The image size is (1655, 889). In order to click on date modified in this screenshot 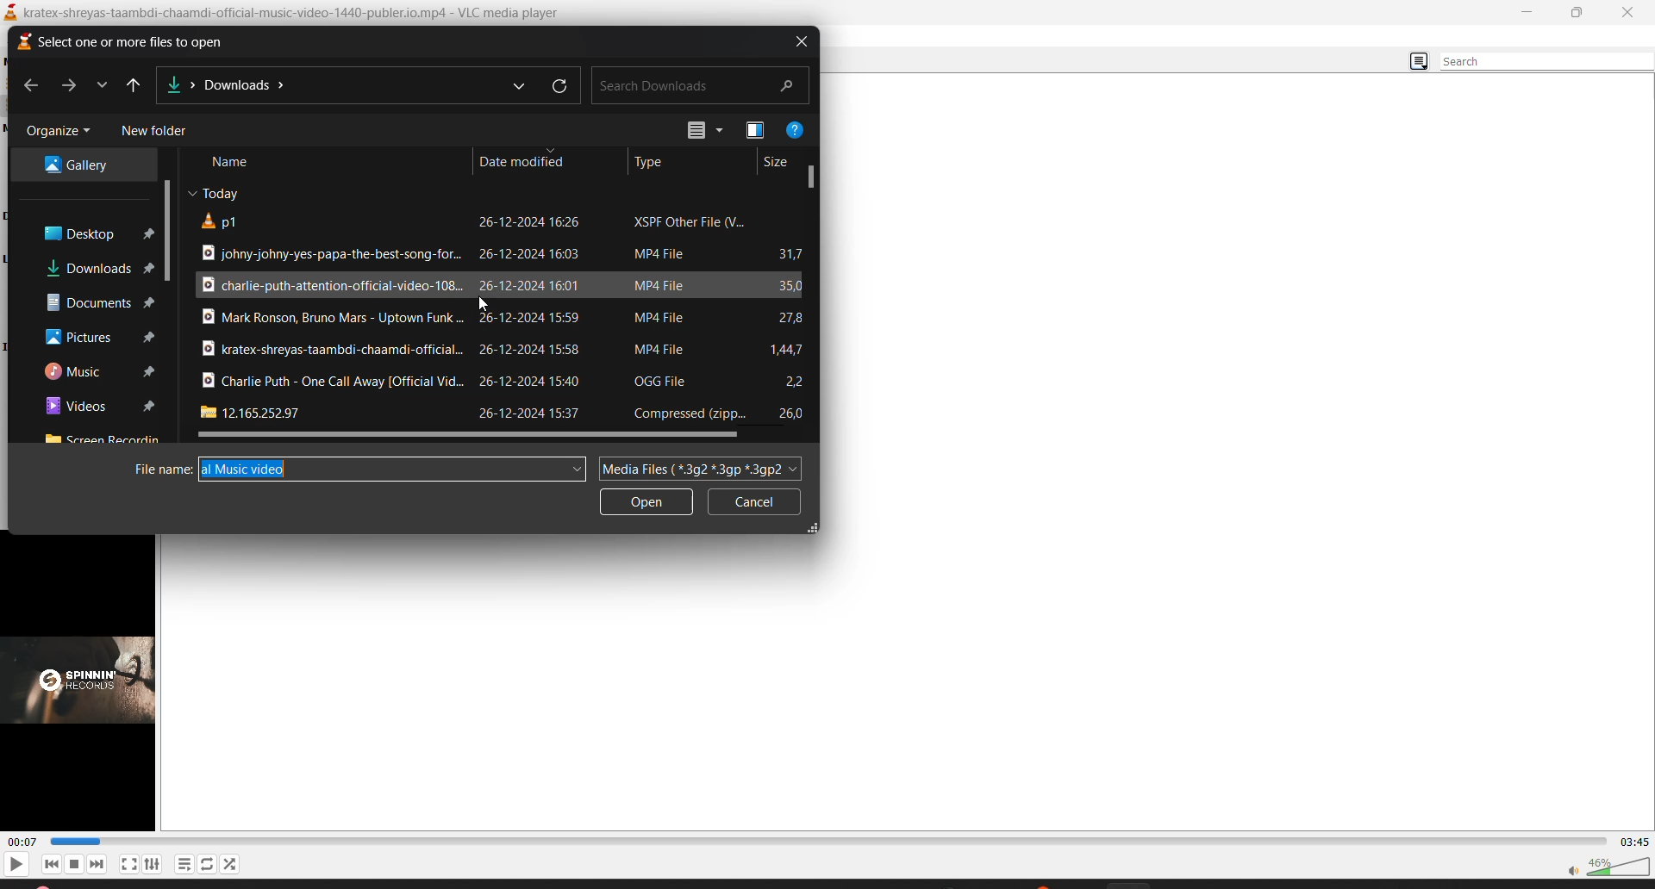, I will do `click(537, 351)`.